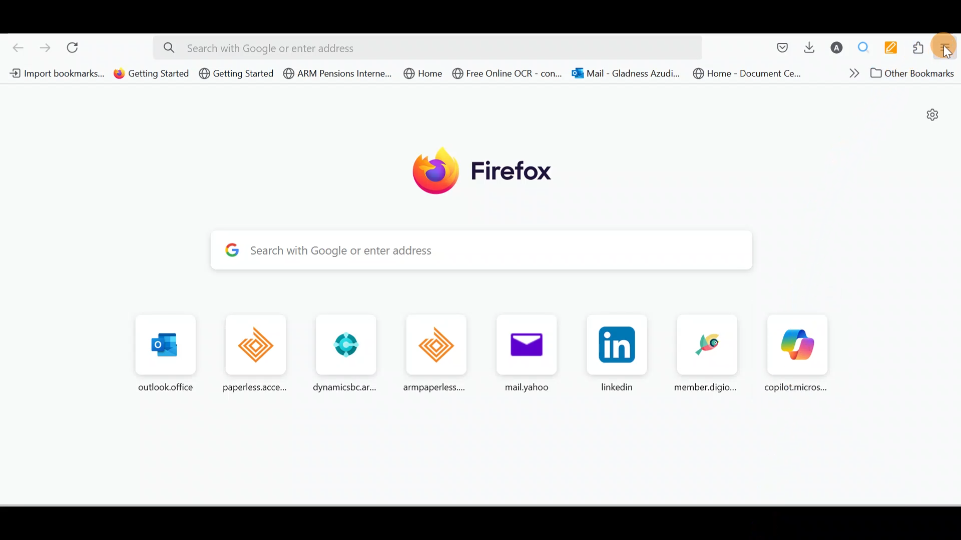 This screenshot has height=540, width=961. Describe the element at coordinates (228, 250) in the screenshot. I see `Google logo` at that location.